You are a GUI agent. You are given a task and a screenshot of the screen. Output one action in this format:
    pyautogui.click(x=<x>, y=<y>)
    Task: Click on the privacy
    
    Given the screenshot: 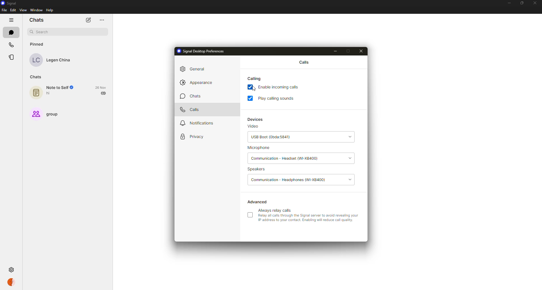 What is the action you would take?
    pyautogui.click(x=194, y=137)
    